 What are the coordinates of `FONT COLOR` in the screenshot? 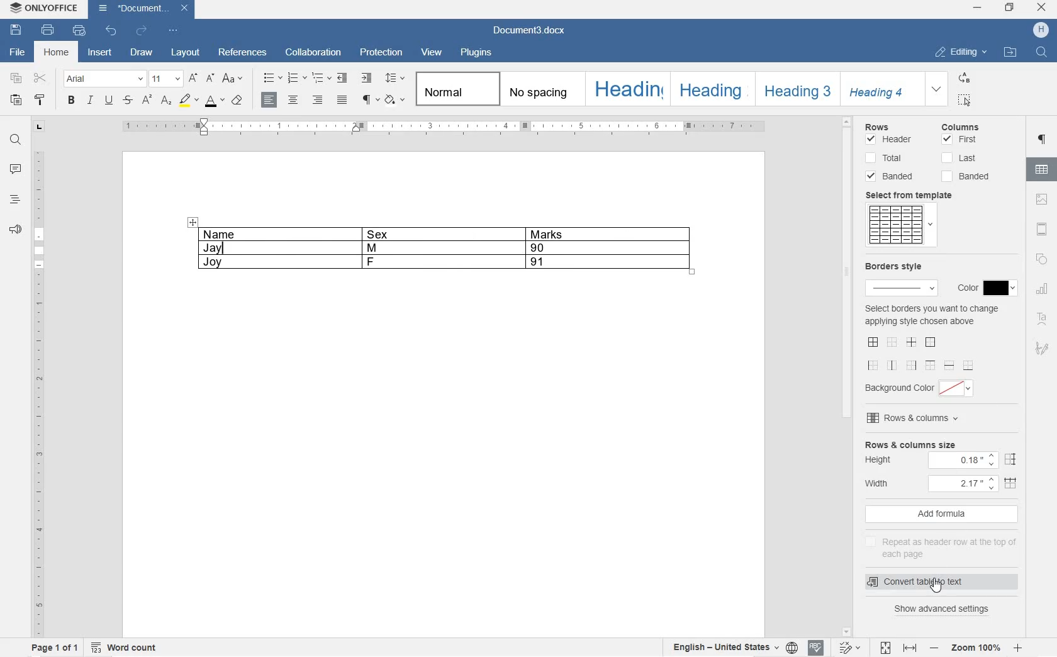 It's located at (215, 103).